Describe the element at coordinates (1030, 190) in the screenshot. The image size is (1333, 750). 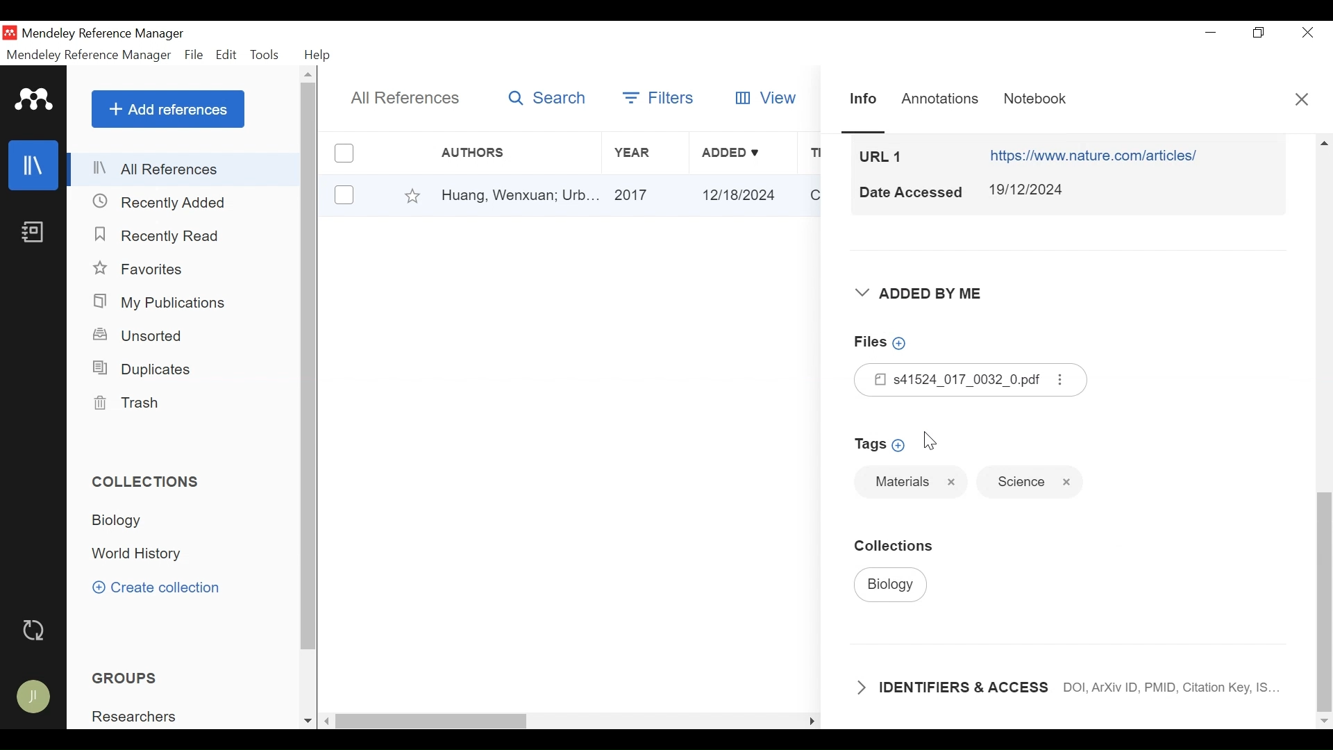
I see `19/12/2024` at that location.